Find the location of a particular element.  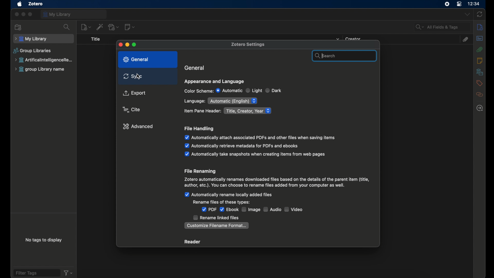

group library is located at coordinates (40, 69).